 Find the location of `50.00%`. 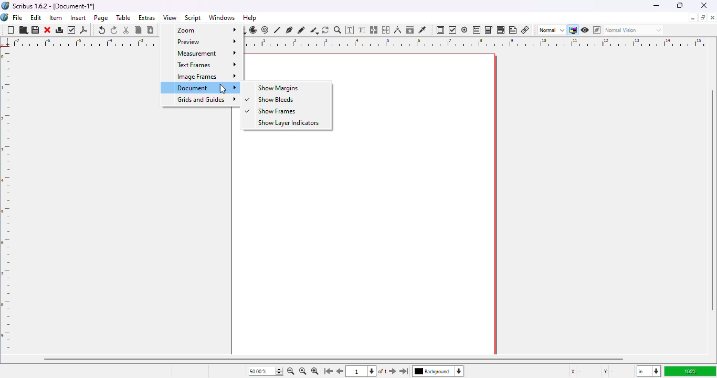

50.00% is located at coordinates (256, 371).